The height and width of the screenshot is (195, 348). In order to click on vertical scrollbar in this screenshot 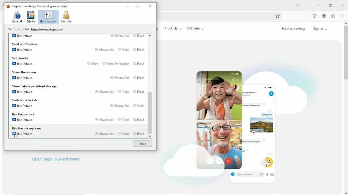, I will do `click(345, 53)`.